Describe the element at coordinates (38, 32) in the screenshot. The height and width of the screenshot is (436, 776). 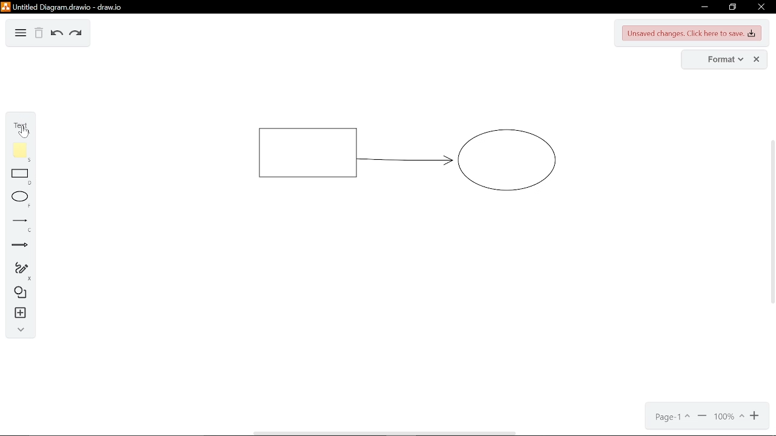
I see `delete` at that location.